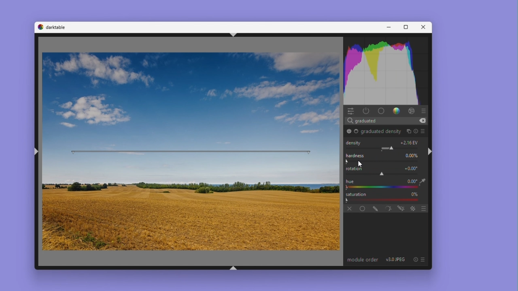 The image size is (518, 291). What do you see at coordinates (411, 181) in the screenshot?
I see `+0.00` at bounding box center [411, 181].